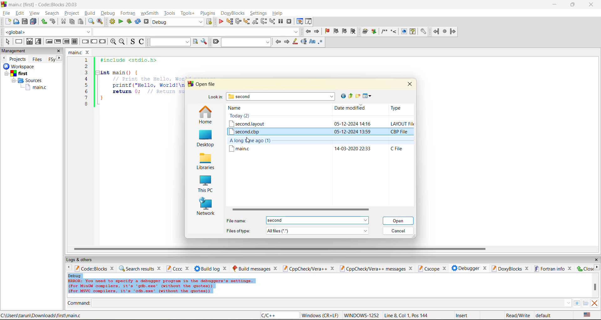 The image size is (601, 320). I want to click on 1, so click(87, 60).